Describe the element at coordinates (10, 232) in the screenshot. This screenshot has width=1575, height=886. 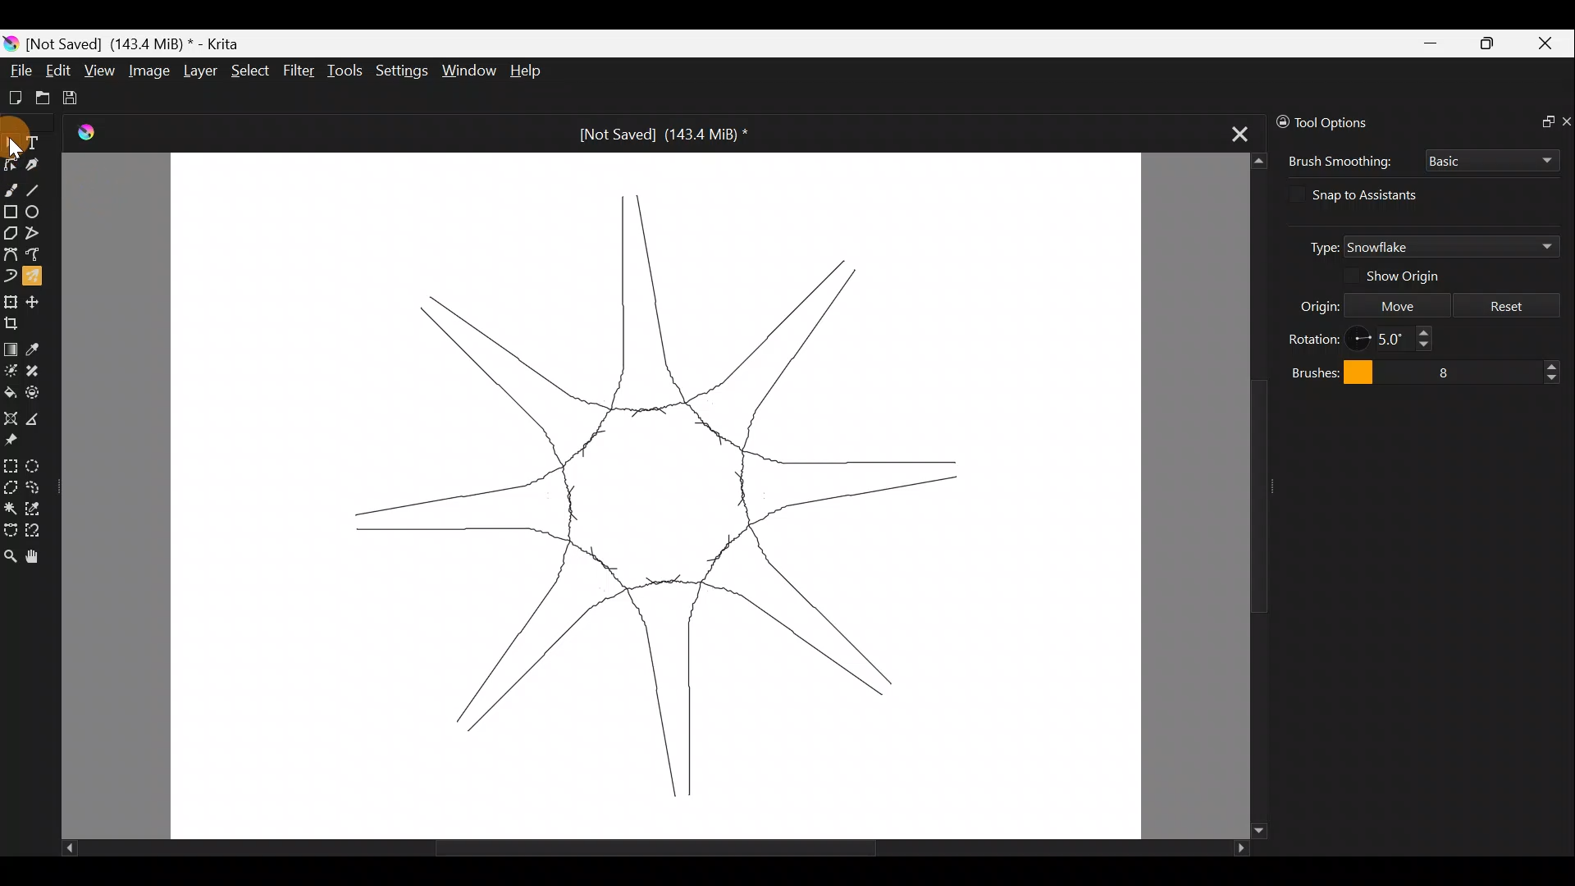
I see `Polygon` at that location.